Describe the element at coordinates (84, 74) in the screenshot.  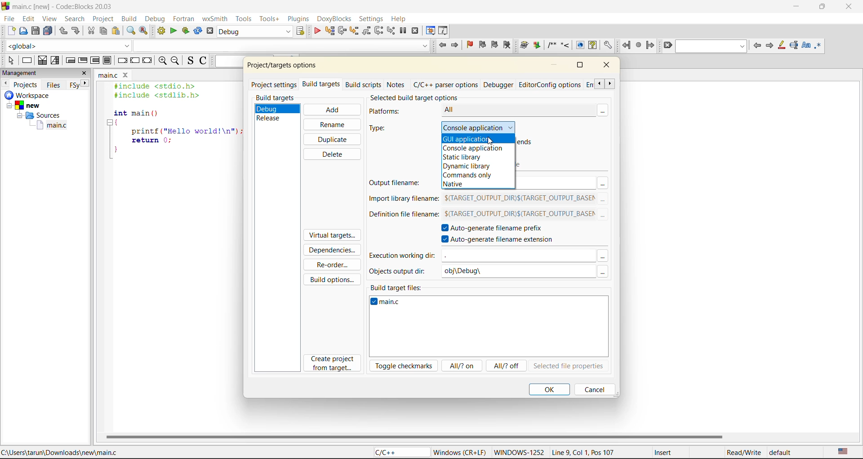
I see `close` at that location.